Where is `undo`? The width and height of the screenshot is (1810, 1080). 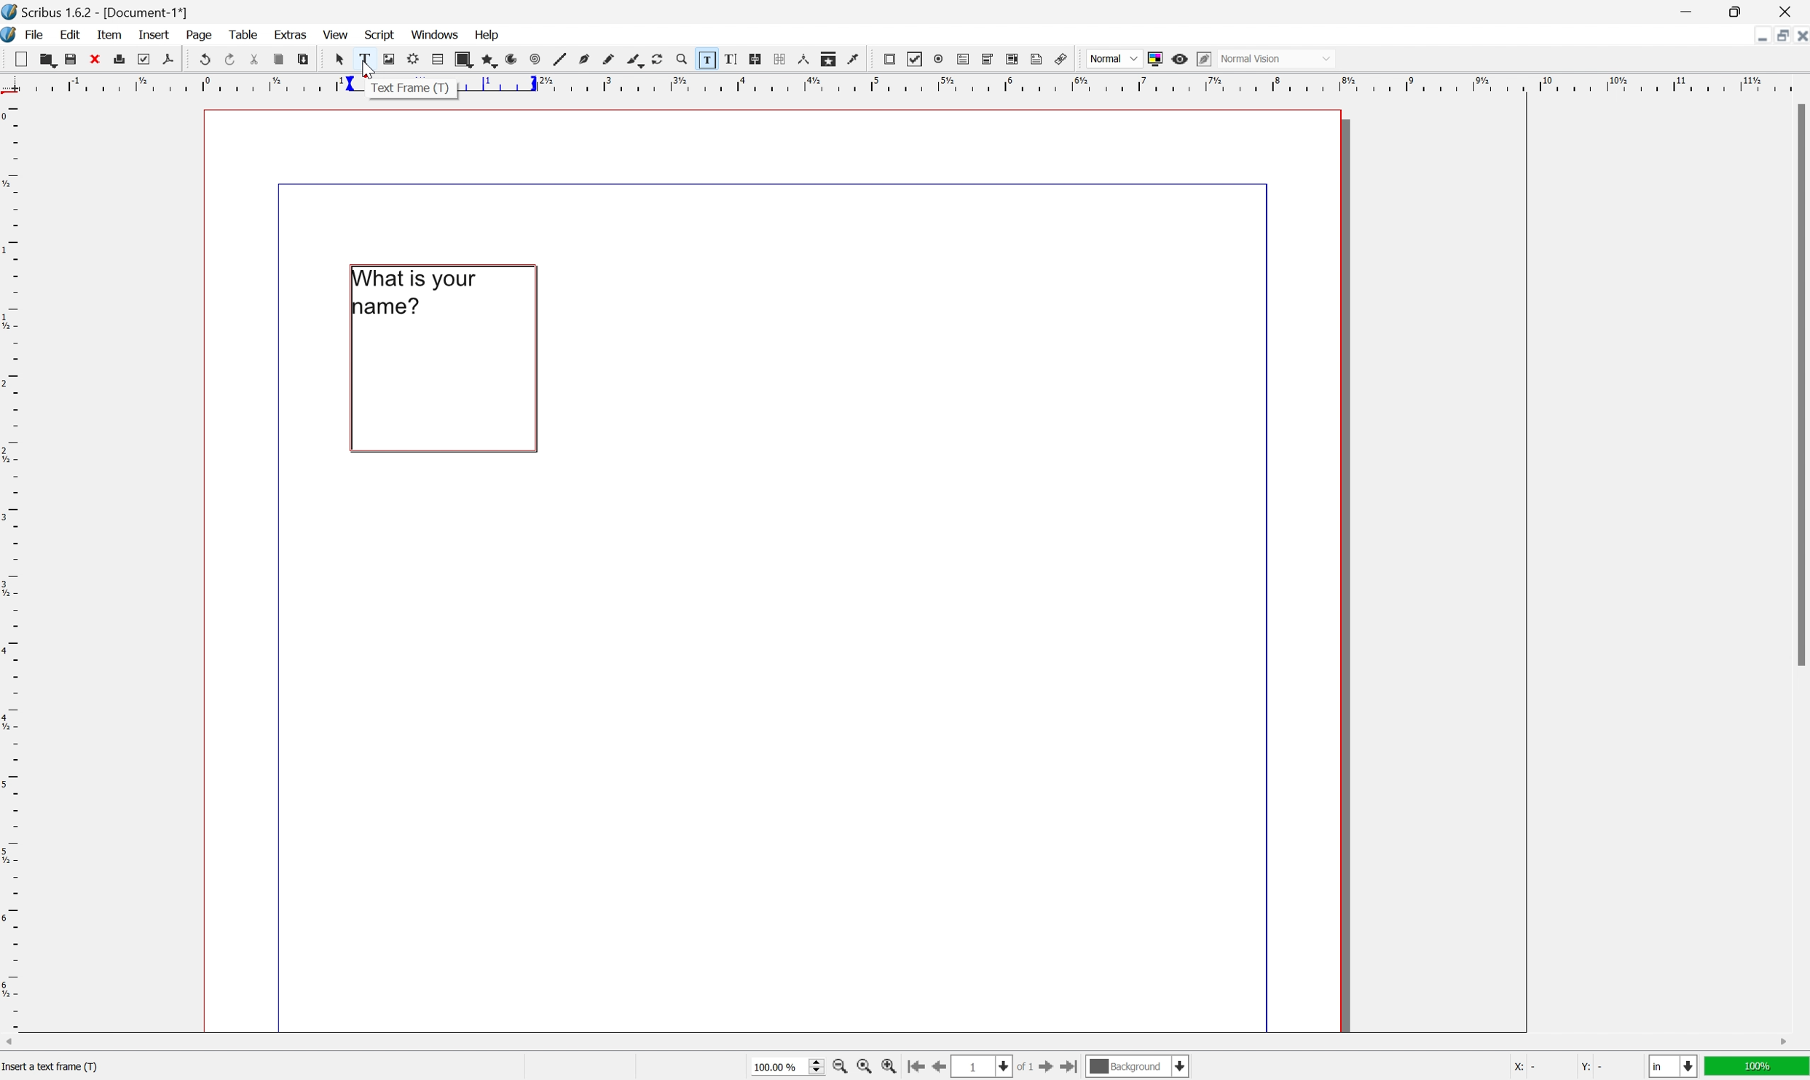 undo is located at coordinates (205, 60).